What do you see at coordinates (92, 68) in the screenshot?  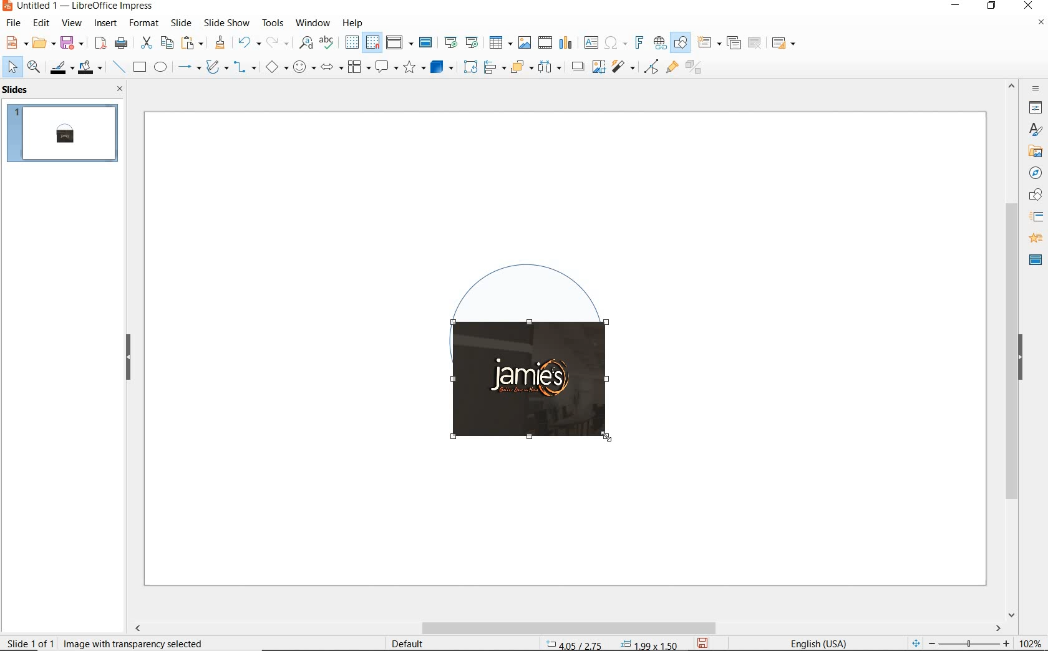 I see `fill color` at bounding box center [92, 68].